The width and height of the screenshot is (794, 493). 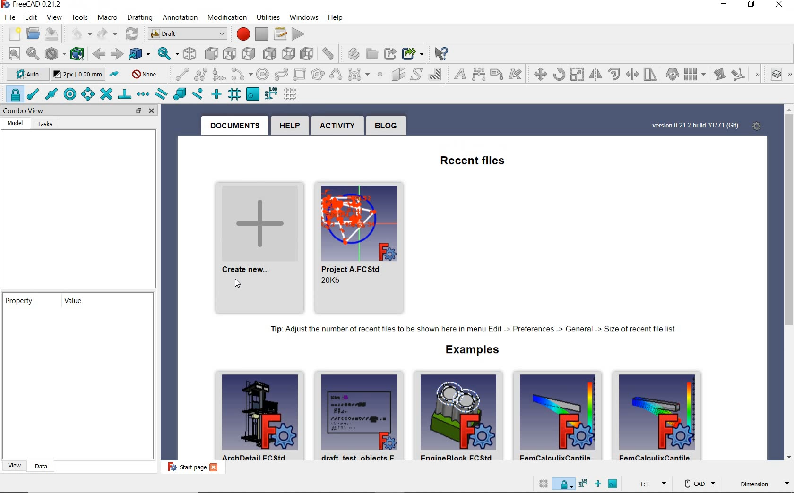 What do you see at coordinates (253, 94) in the screenshot?
I see `snap working plane` at bounding box center [253, 94].